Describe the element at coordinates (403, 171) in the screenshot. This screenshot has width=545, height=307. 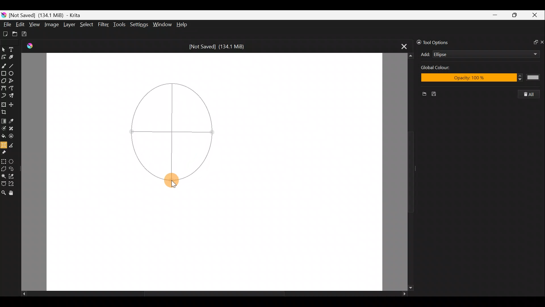
I see `Scroll bar` at that location.